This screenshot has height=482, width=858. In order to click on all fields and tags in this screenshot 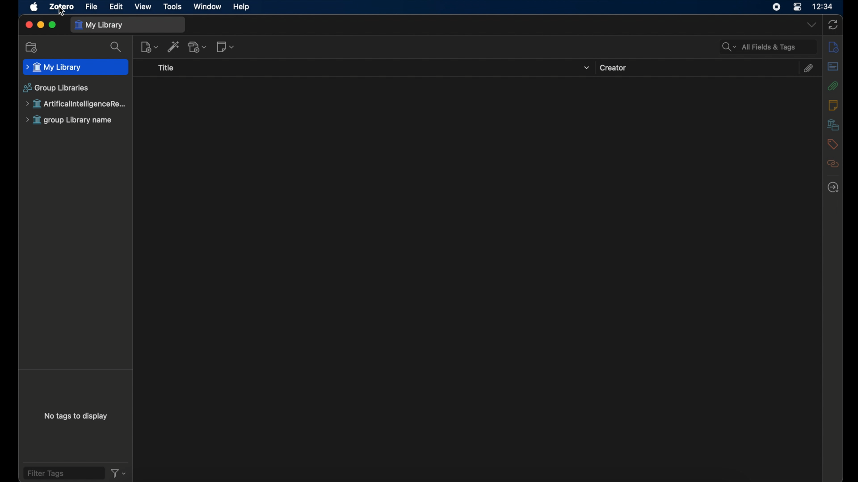, I will do `click(768, 47)`.